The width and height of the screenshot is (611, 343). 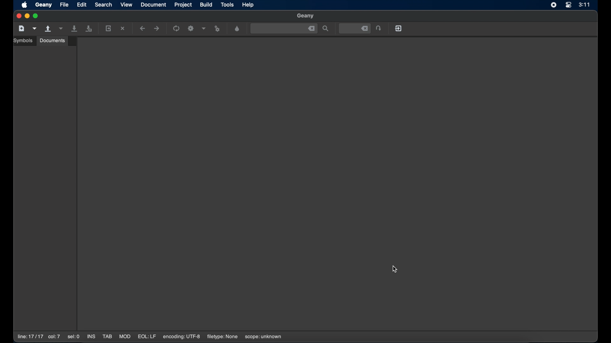 What do you see at coordinates (192, 29) in the screenshot?
I see `build the current file` at bounding box center [192, 29].